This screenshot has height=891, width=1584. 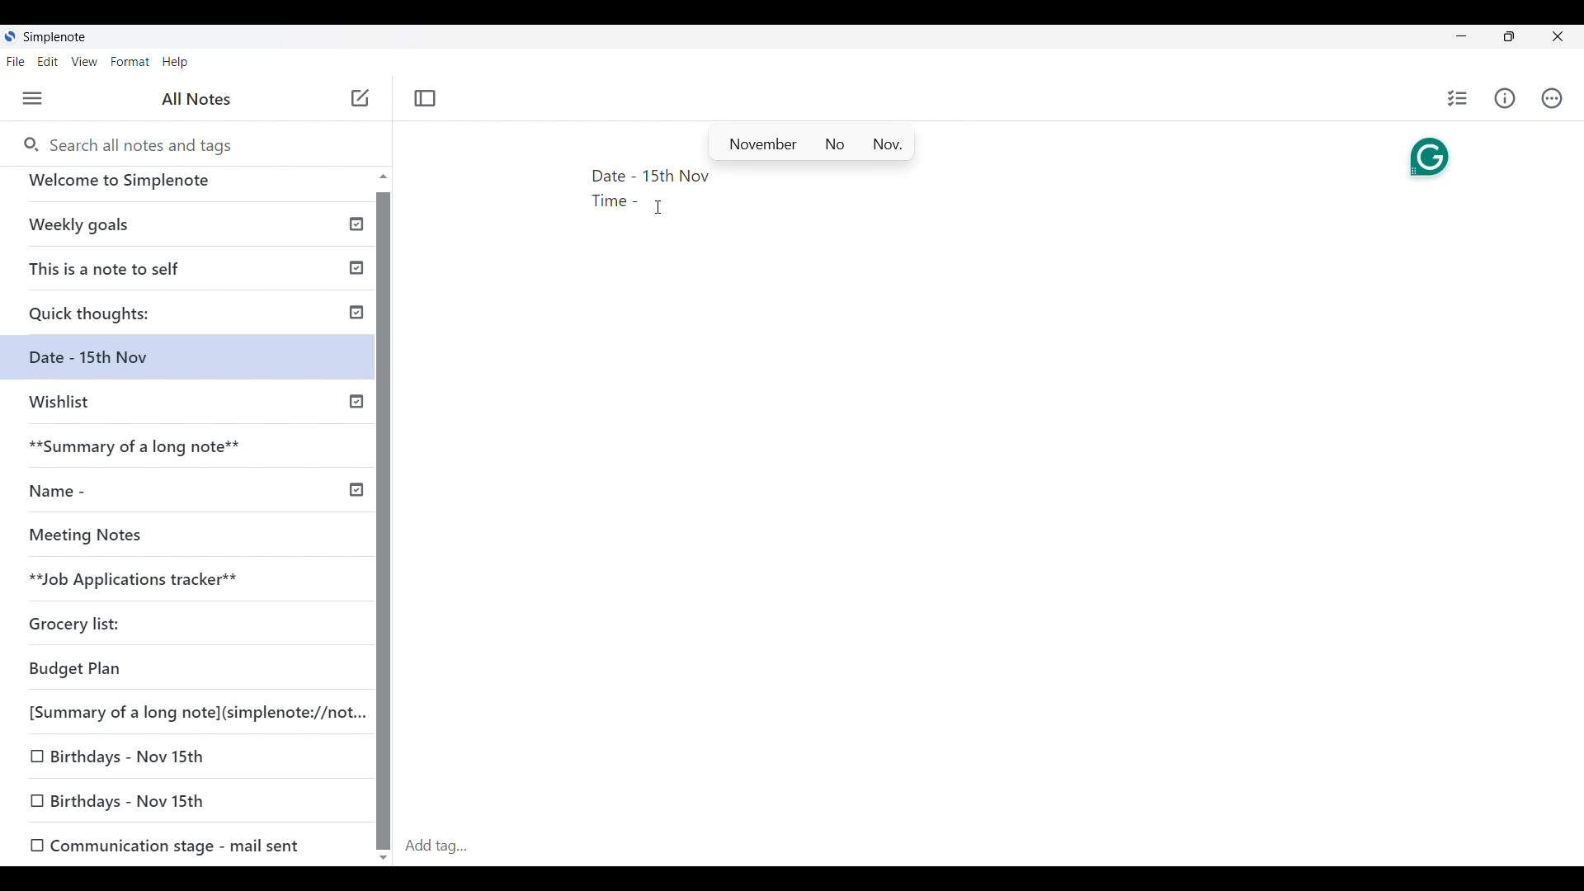 What do you see at coordinates (383, 521) in the screenshot?
I see `Vertical slide bar for left panel` at bounding box center [383, 521].